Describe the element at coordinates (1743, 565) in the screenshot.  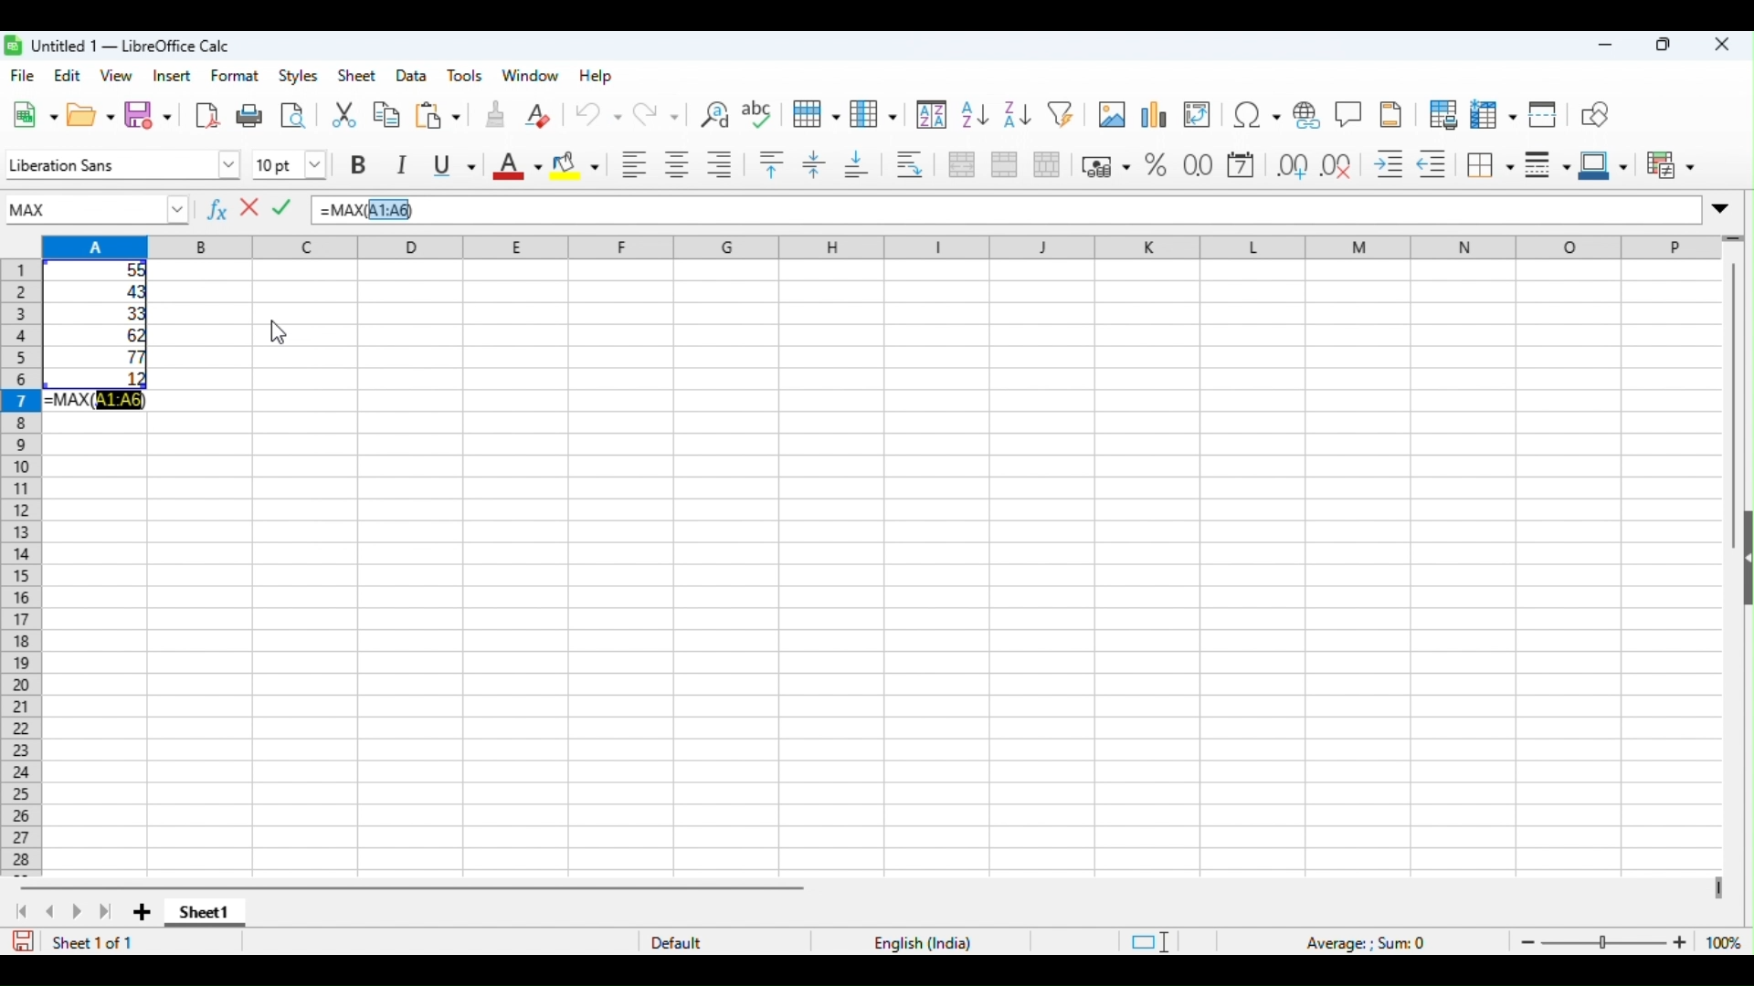
I see `show or hide sidebar` at that location.